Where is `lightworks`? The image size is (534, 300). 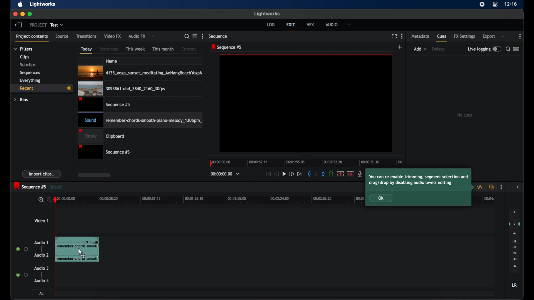 lightworks is located at coordinates (43, 4).